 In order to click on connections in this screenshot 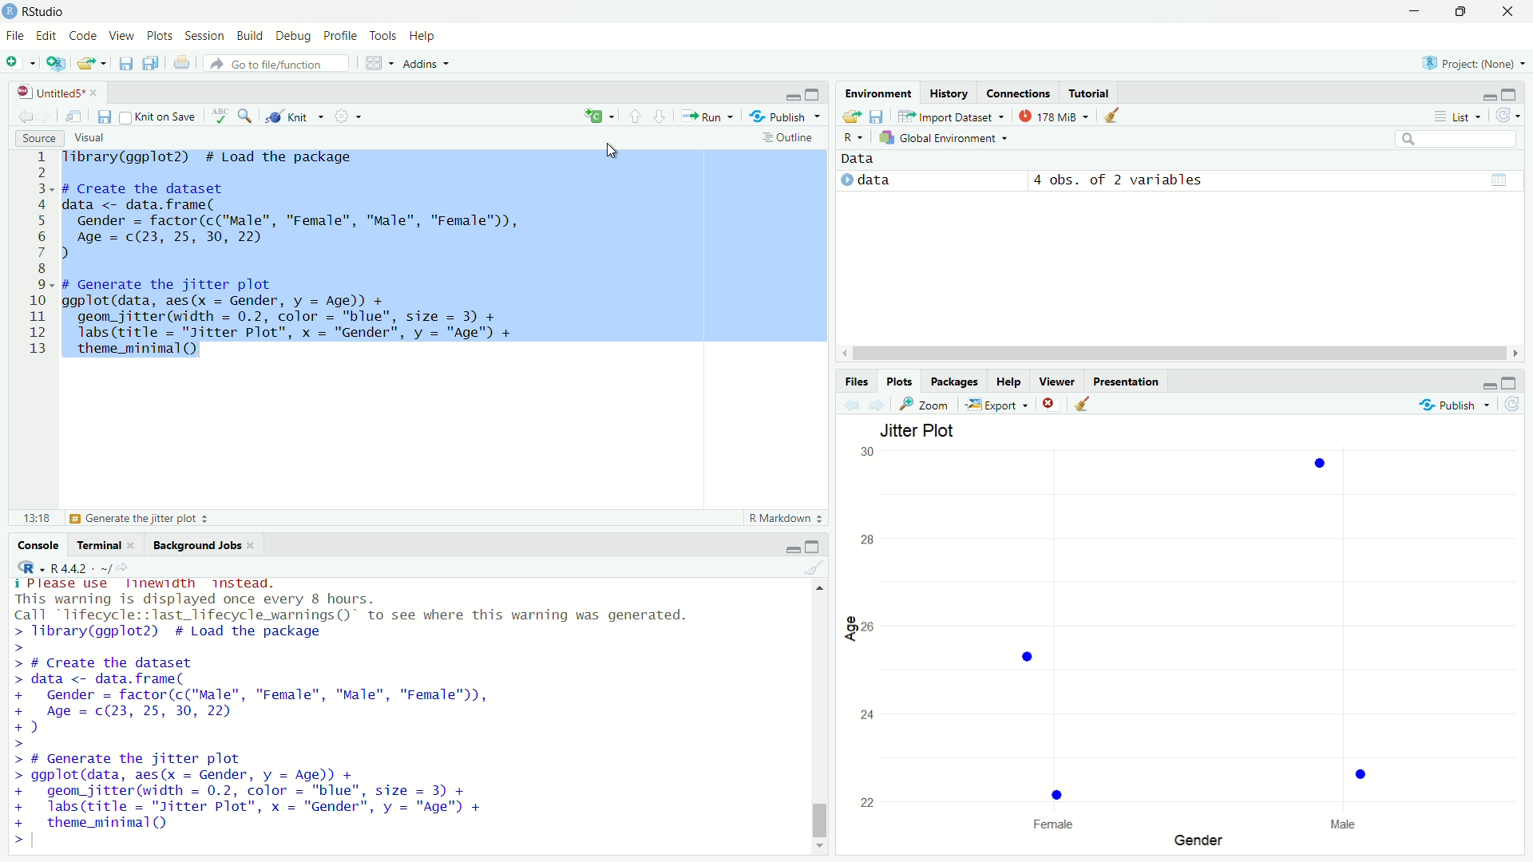, I will do `click(1019, 92)`.